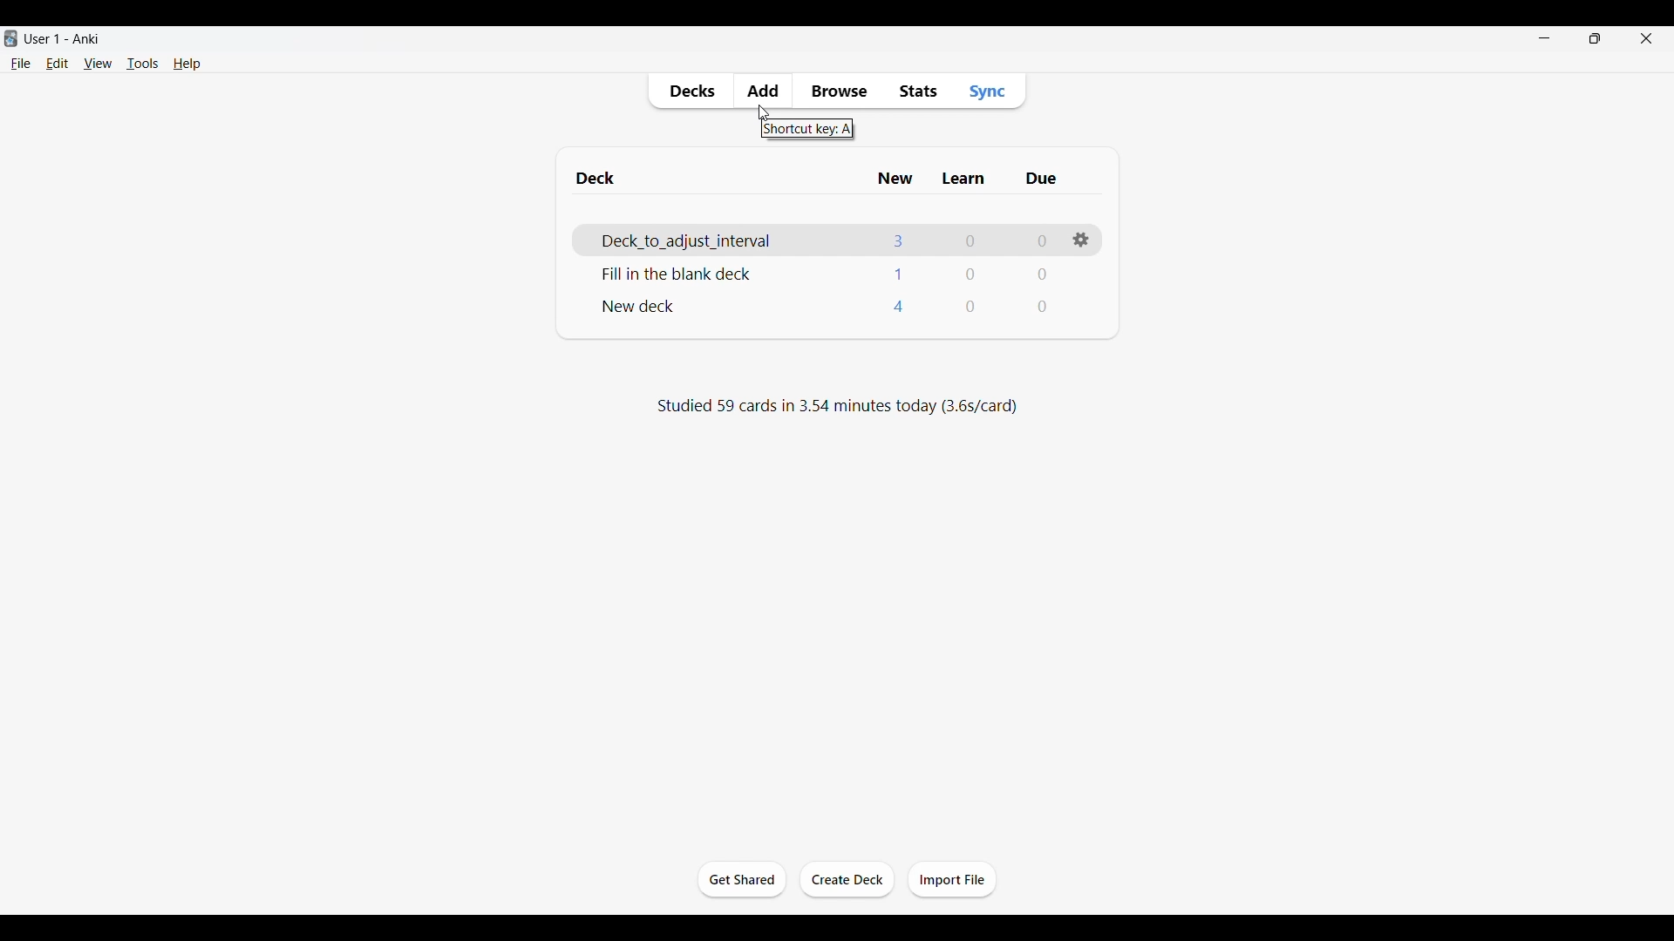  I want to click on Show interface in smaller tab, so click(1596, 38).